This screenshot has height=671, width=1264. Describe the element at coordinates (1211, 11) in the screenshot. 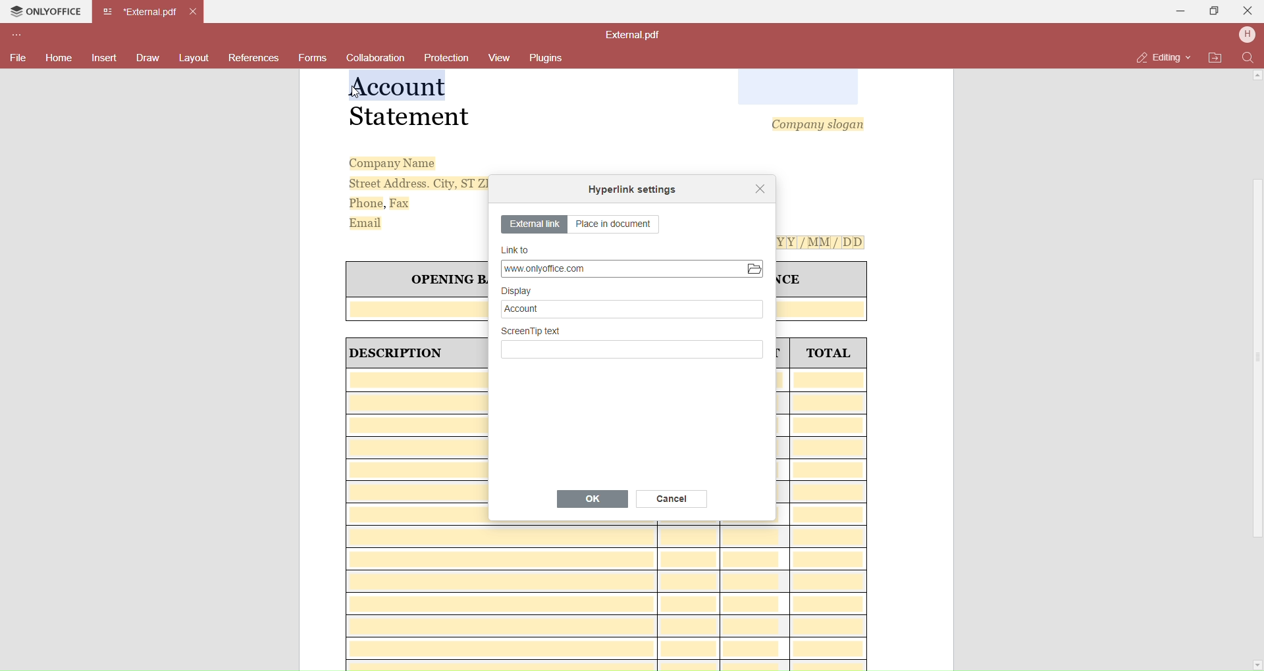

I see `Maximize` at that location.